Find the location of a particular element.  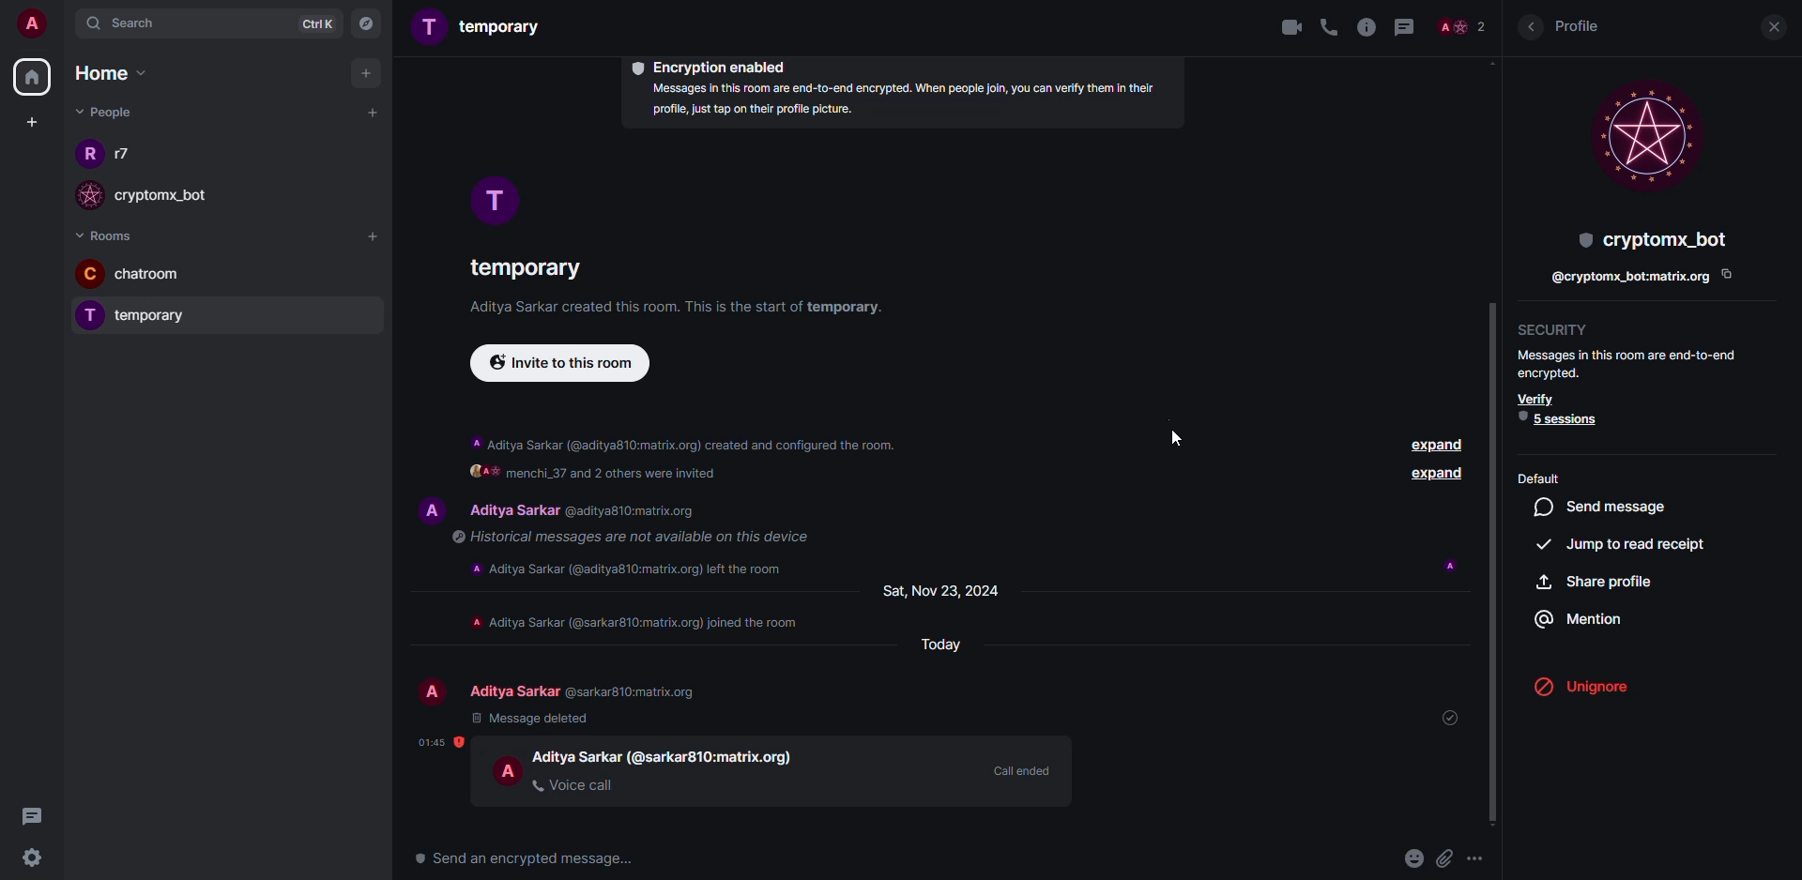

default is located at coordinates (1540, 478).